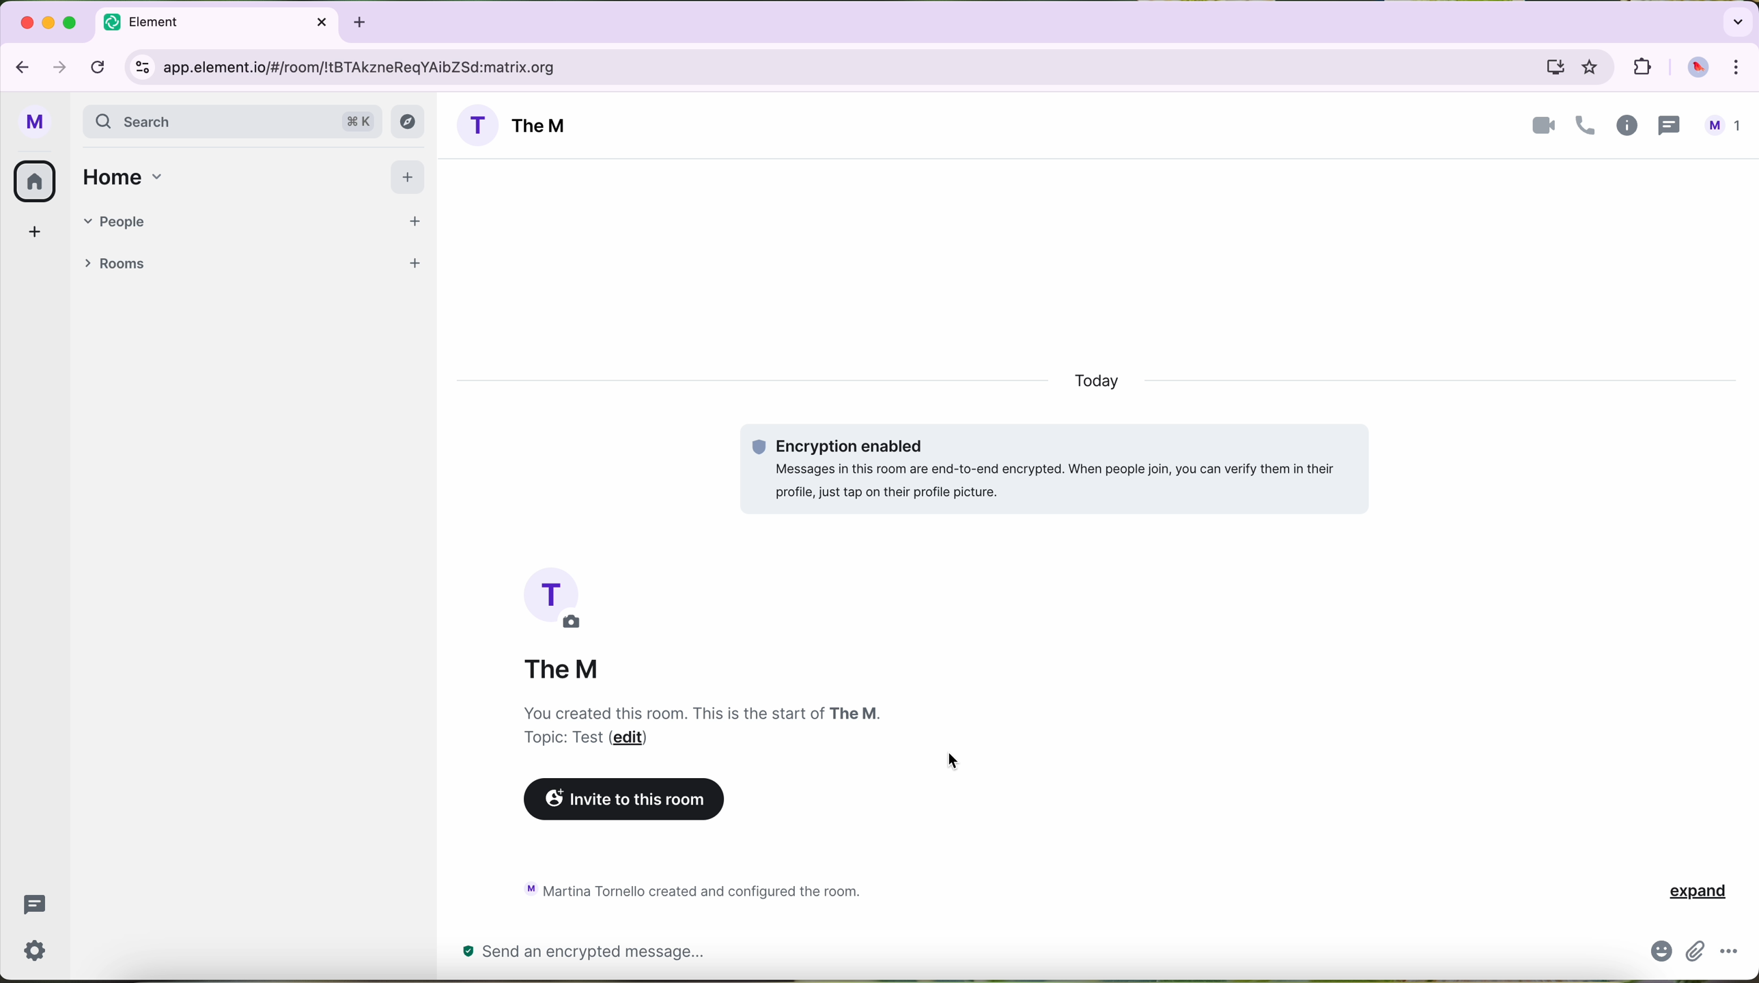 This screenshot has width=1759, height=983. I want to click on navigate foward, so click(60, 66).